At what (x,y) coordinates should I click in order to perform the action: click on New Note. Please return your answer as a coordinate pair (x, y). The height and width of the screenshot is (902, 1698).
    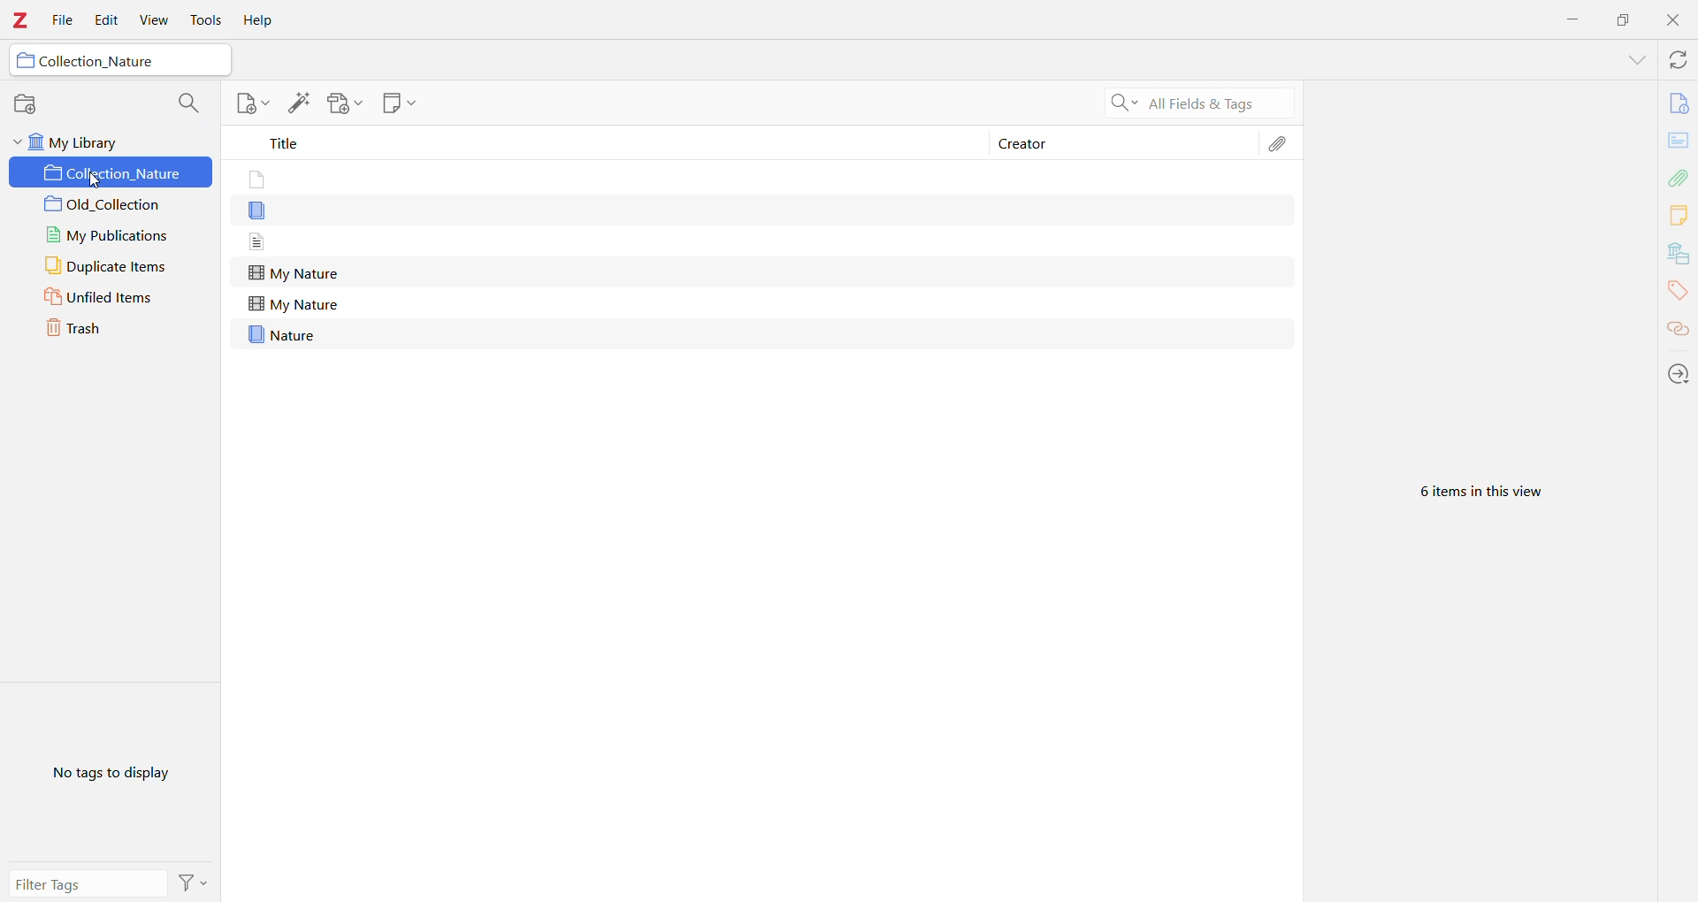
    Looking at the image, I should click on (401, 105).